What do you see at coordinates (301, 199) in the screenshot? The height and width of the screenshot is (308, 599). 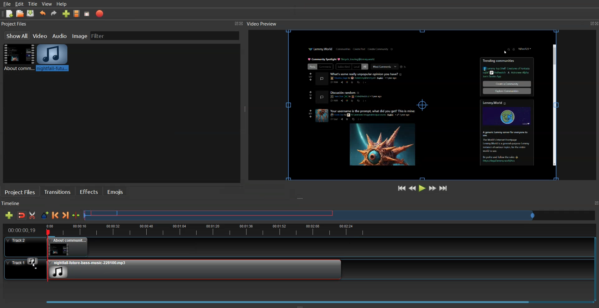 I see `Window Adjuster` at bounding box center [301, 199].